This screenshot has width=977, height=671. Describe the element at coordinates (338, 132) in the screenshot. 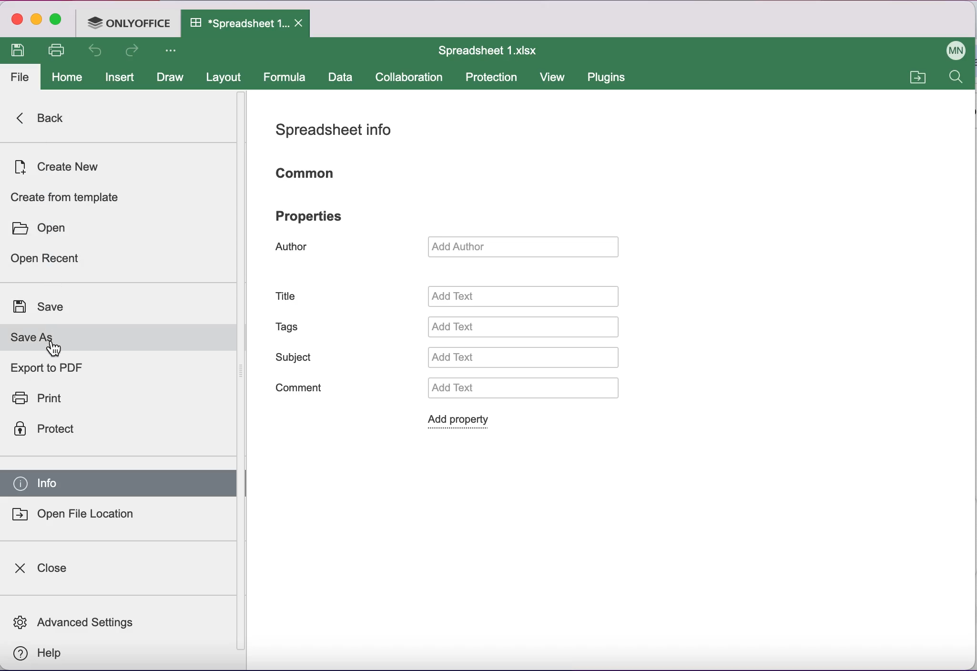

I see `spreadsheet info` at that location.